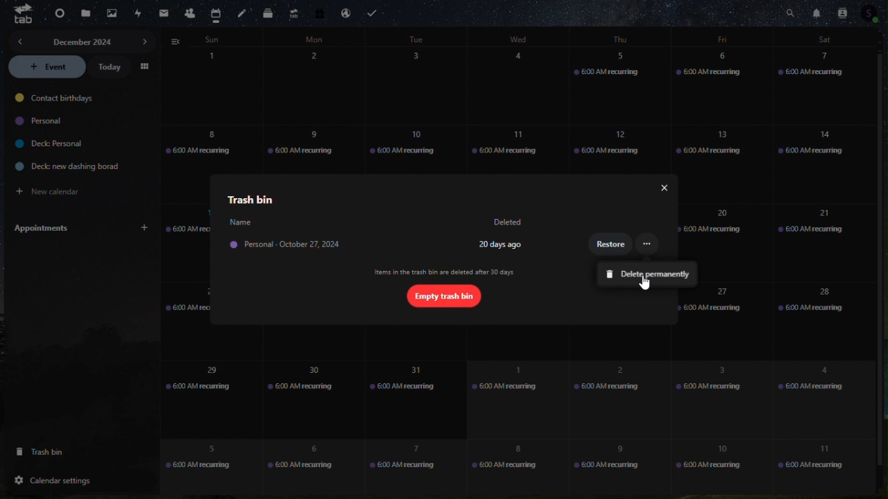 Image resolution: width=888 pixels, height=499 pixels. What do you see at coordinates (415, 398) in the screenshot?
I see `31` at bounding box center [415, 398].